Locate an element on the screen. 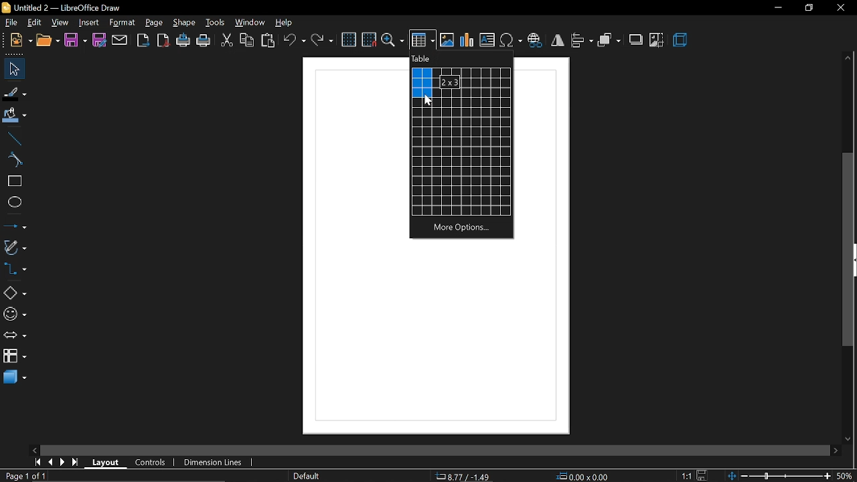 The width and height of the screenshot is (857, 482). select is located at coordinates (12, 70).